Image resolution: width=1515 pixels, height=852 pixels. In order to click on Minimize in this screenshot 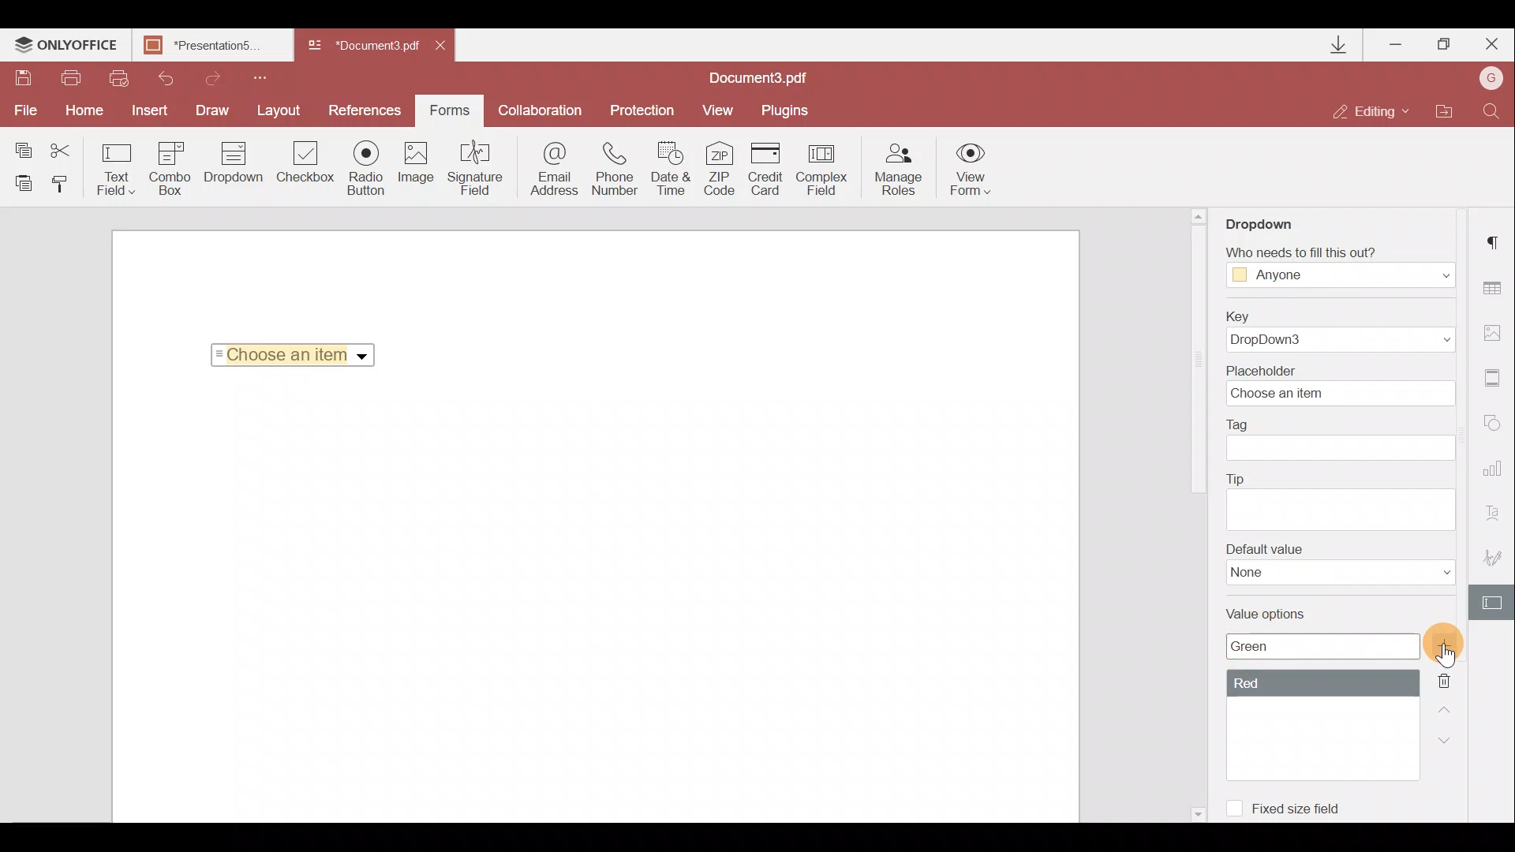, I will do `click(1393, 44)`.